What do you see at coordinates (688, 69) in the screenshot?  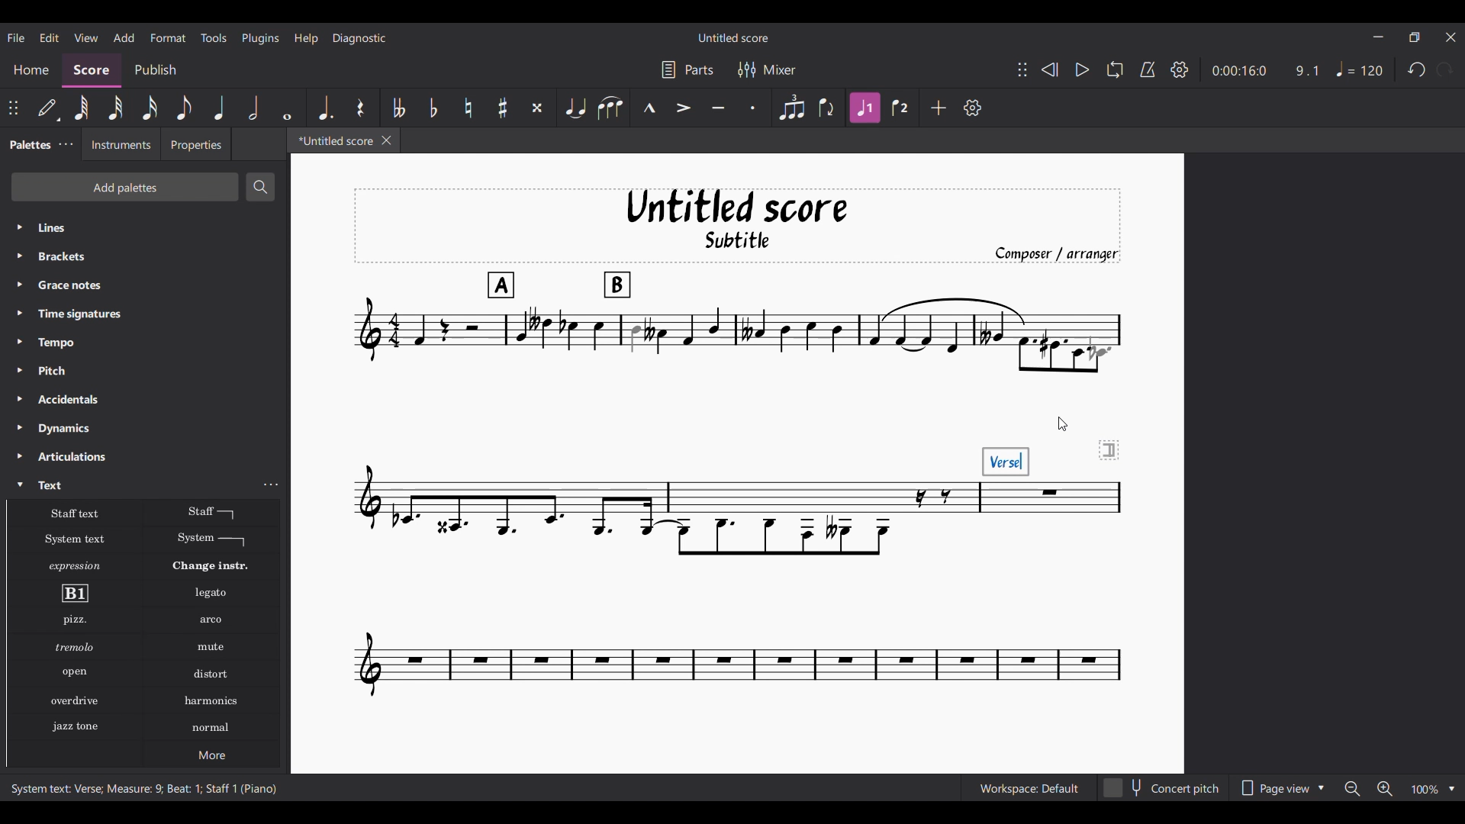 I see `Parts settings` at bounding box center [688, 69].